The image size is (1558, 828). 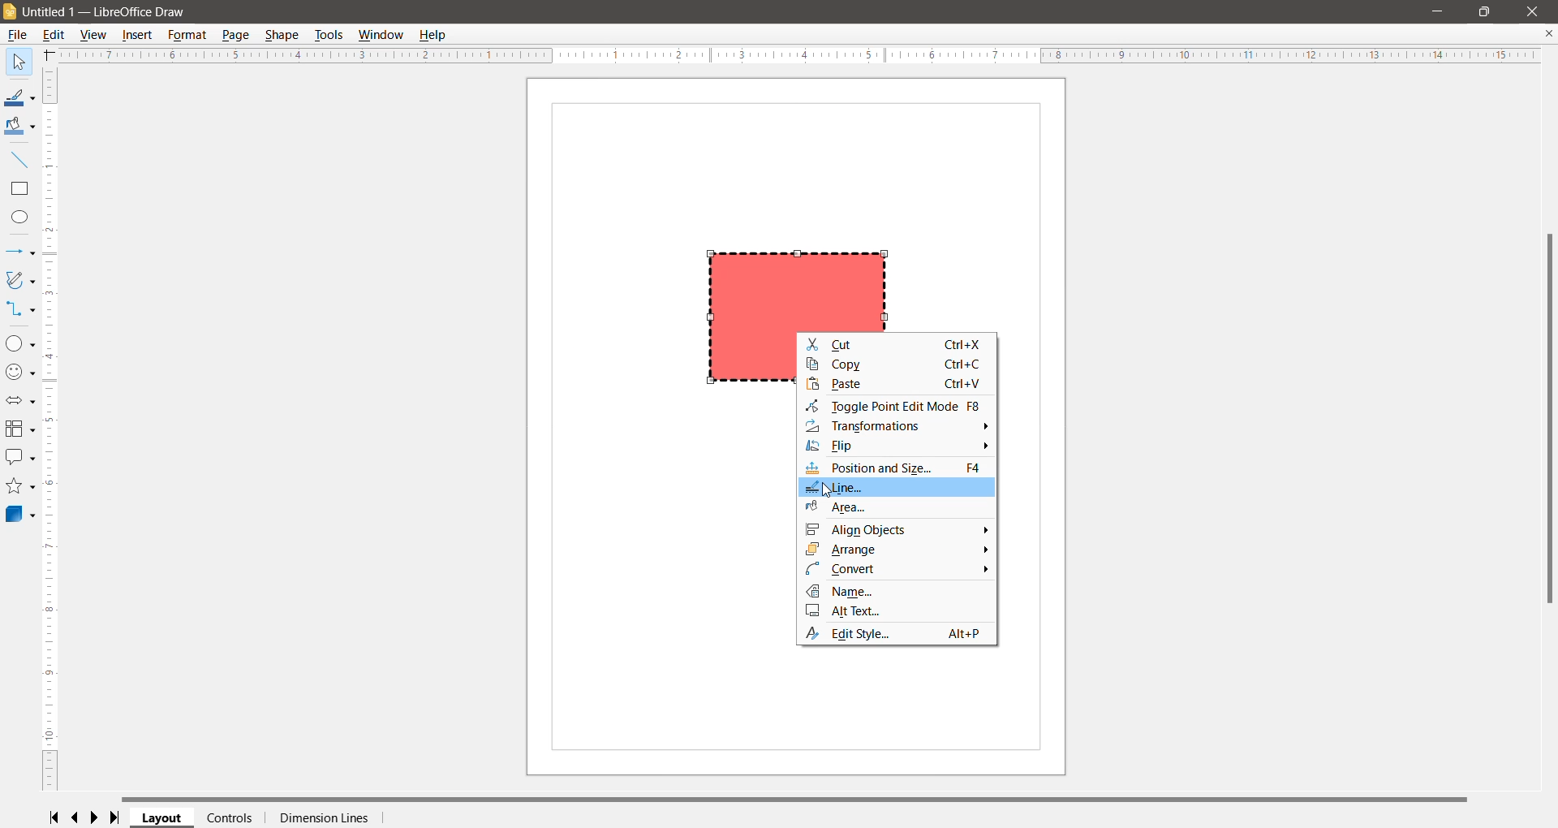 What do you see at coordinates (20, 373) in the screenshot?
I see `Symbol Shapes` at bounding box center [20, 373].